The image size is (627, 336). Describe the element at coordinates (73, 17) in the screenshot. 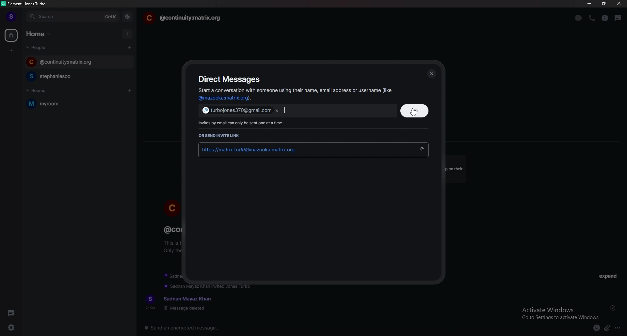

I see `search` at that location.